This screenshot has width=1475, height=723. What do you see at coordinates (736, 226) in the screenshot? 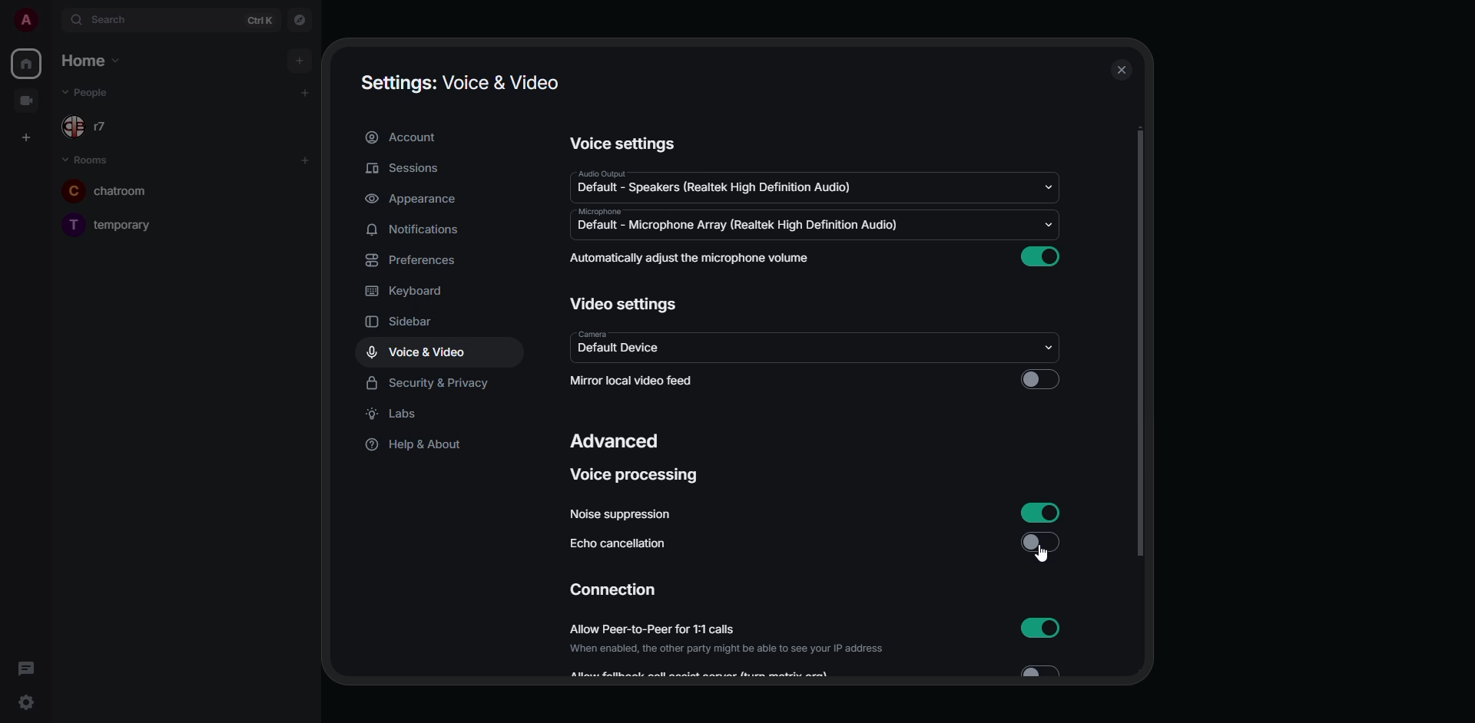
I see `default` at bounding box center [736, 226].